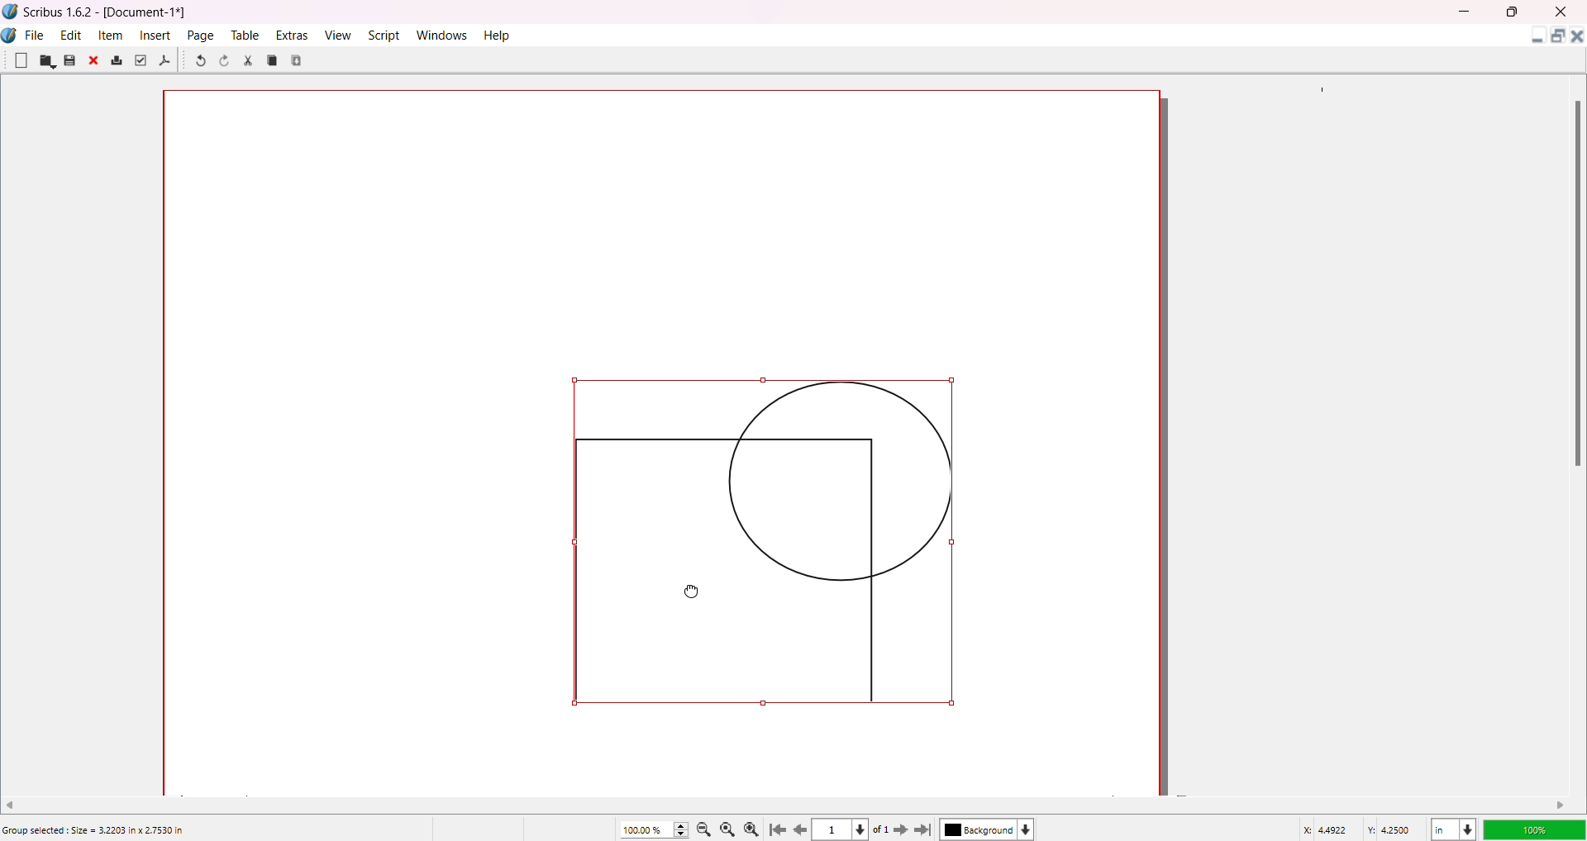  I want to click on Insert, so click(157, 35).